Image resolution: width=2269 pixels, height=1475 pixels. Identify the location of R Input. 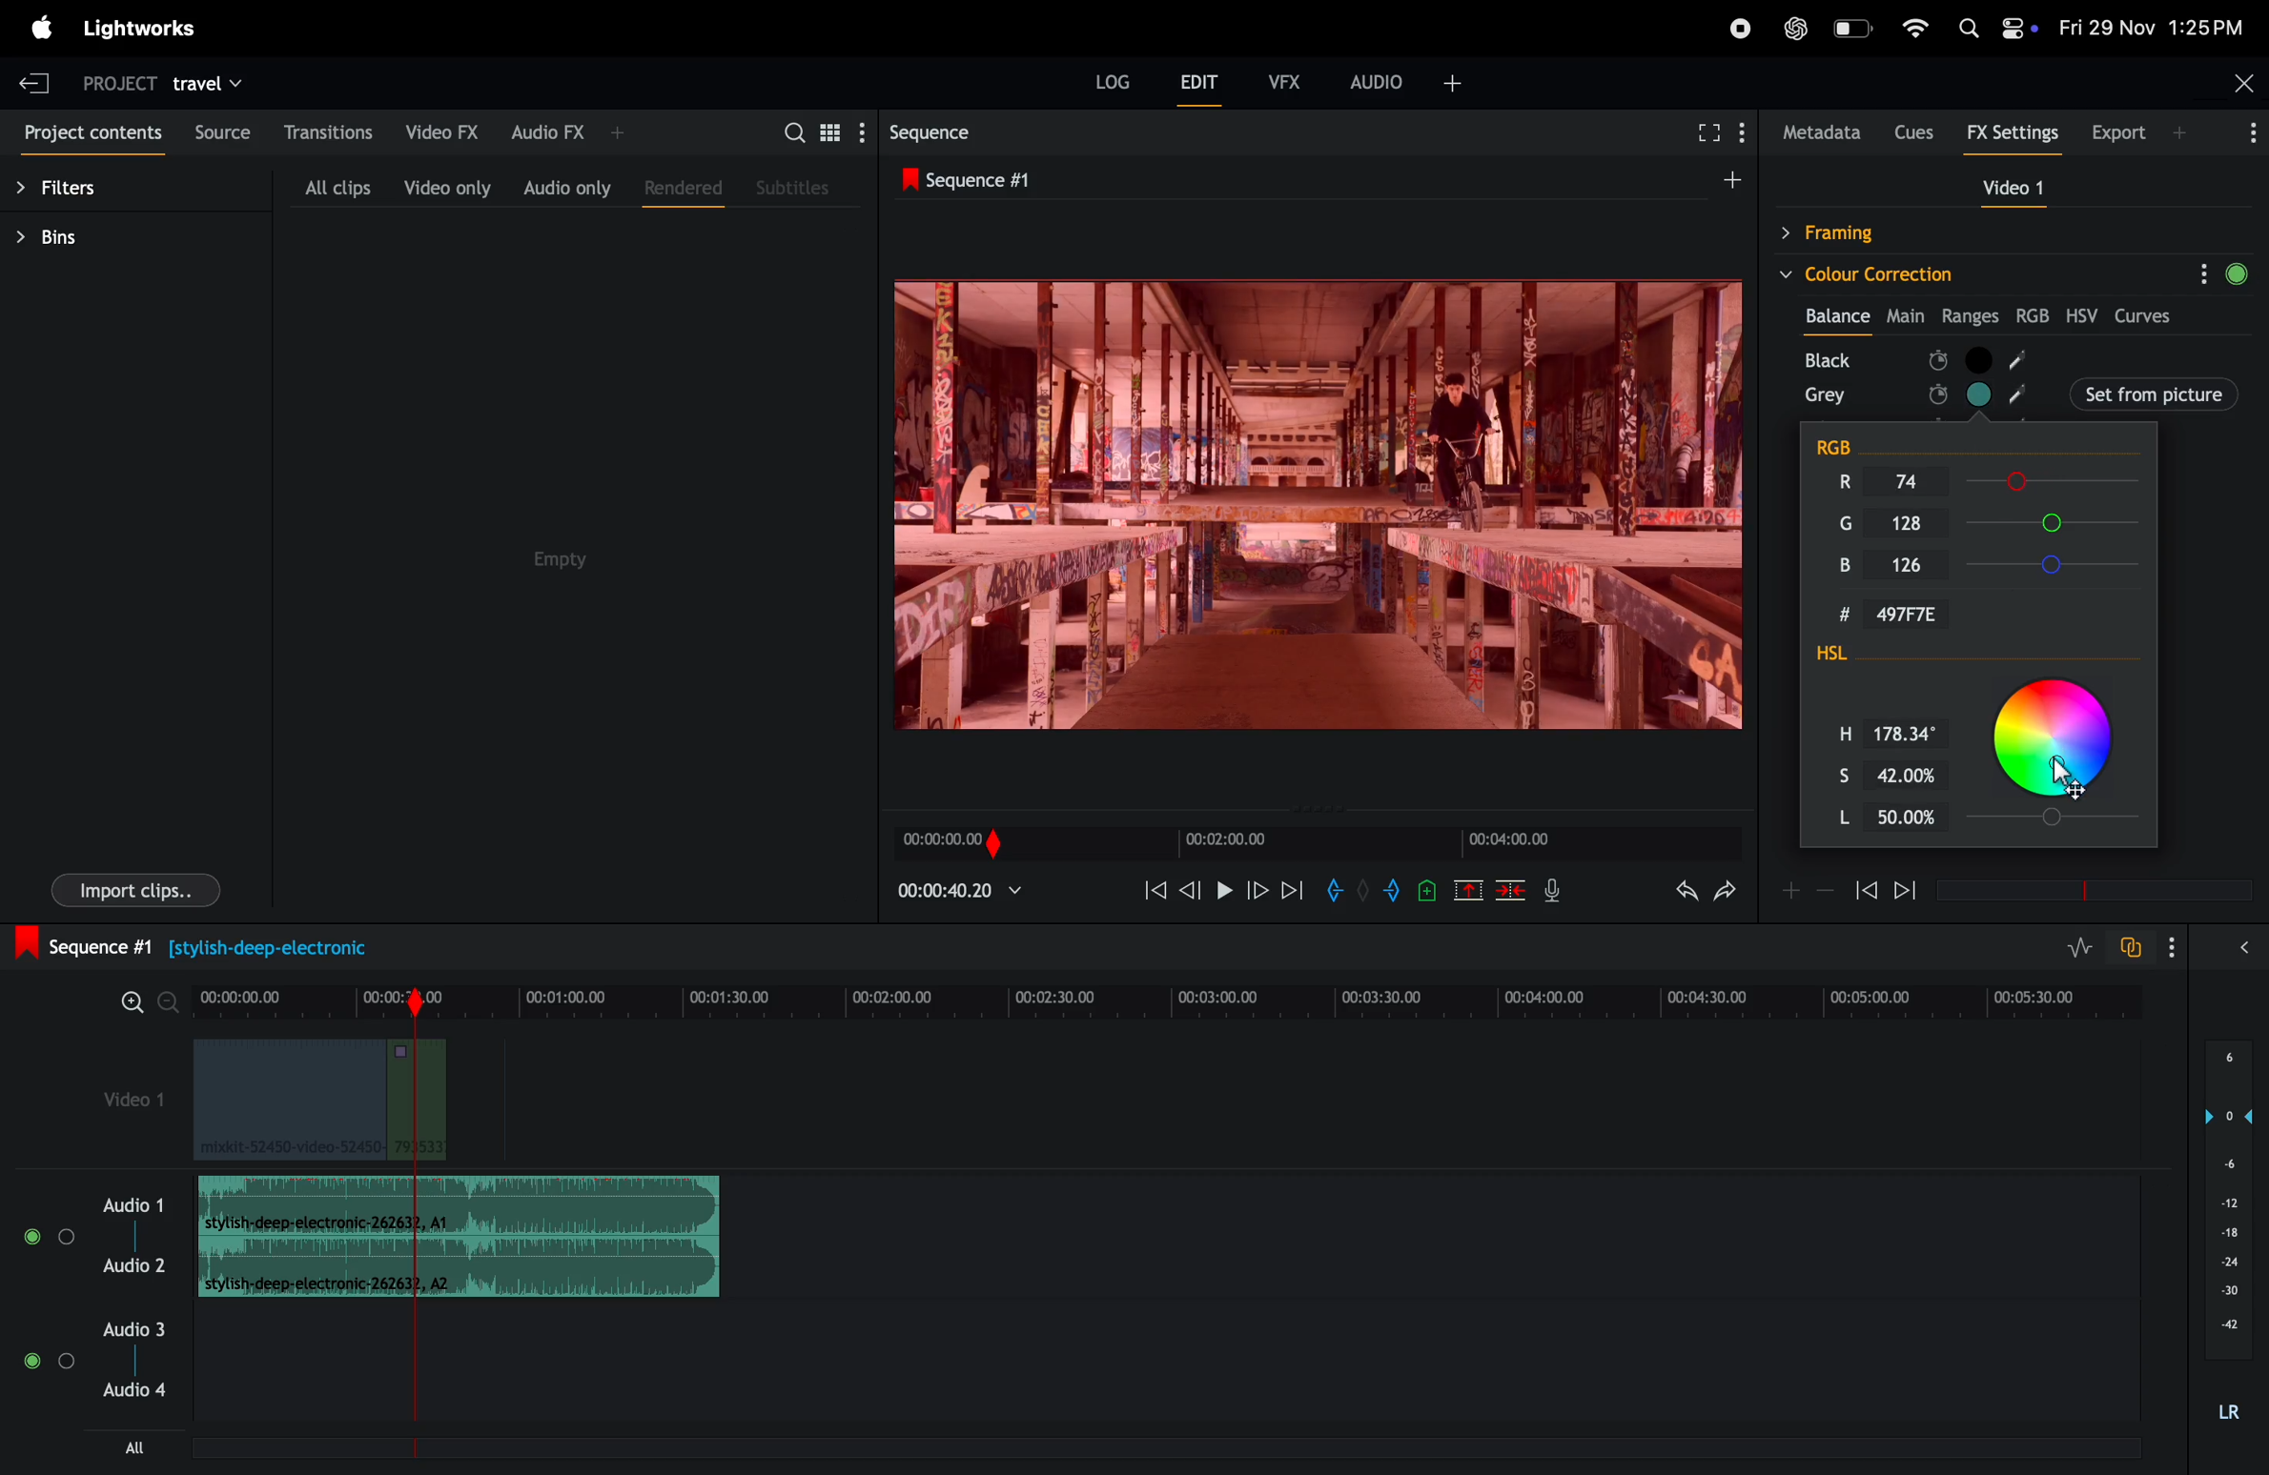
(1921, 483).